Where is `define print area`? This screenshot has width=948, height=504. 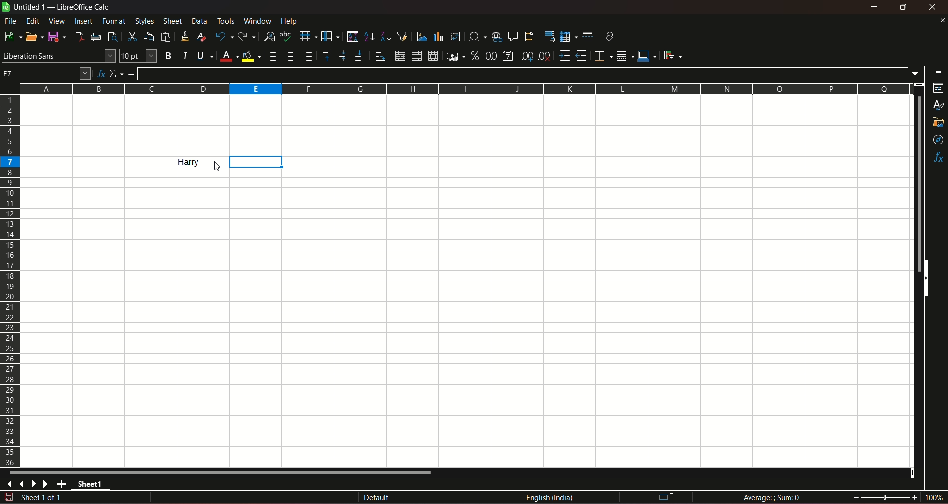
define print area is located at coordinates (549, 37).